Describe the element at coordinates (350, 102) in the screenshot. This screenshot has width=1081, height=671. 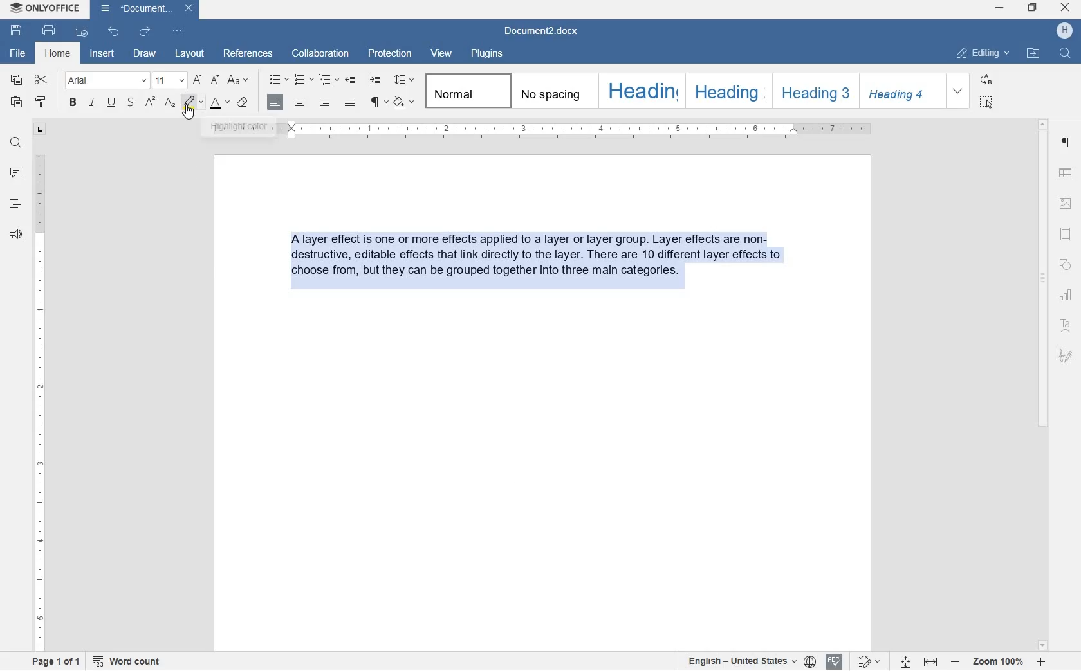
I see `JUSTIFIED` at that location.